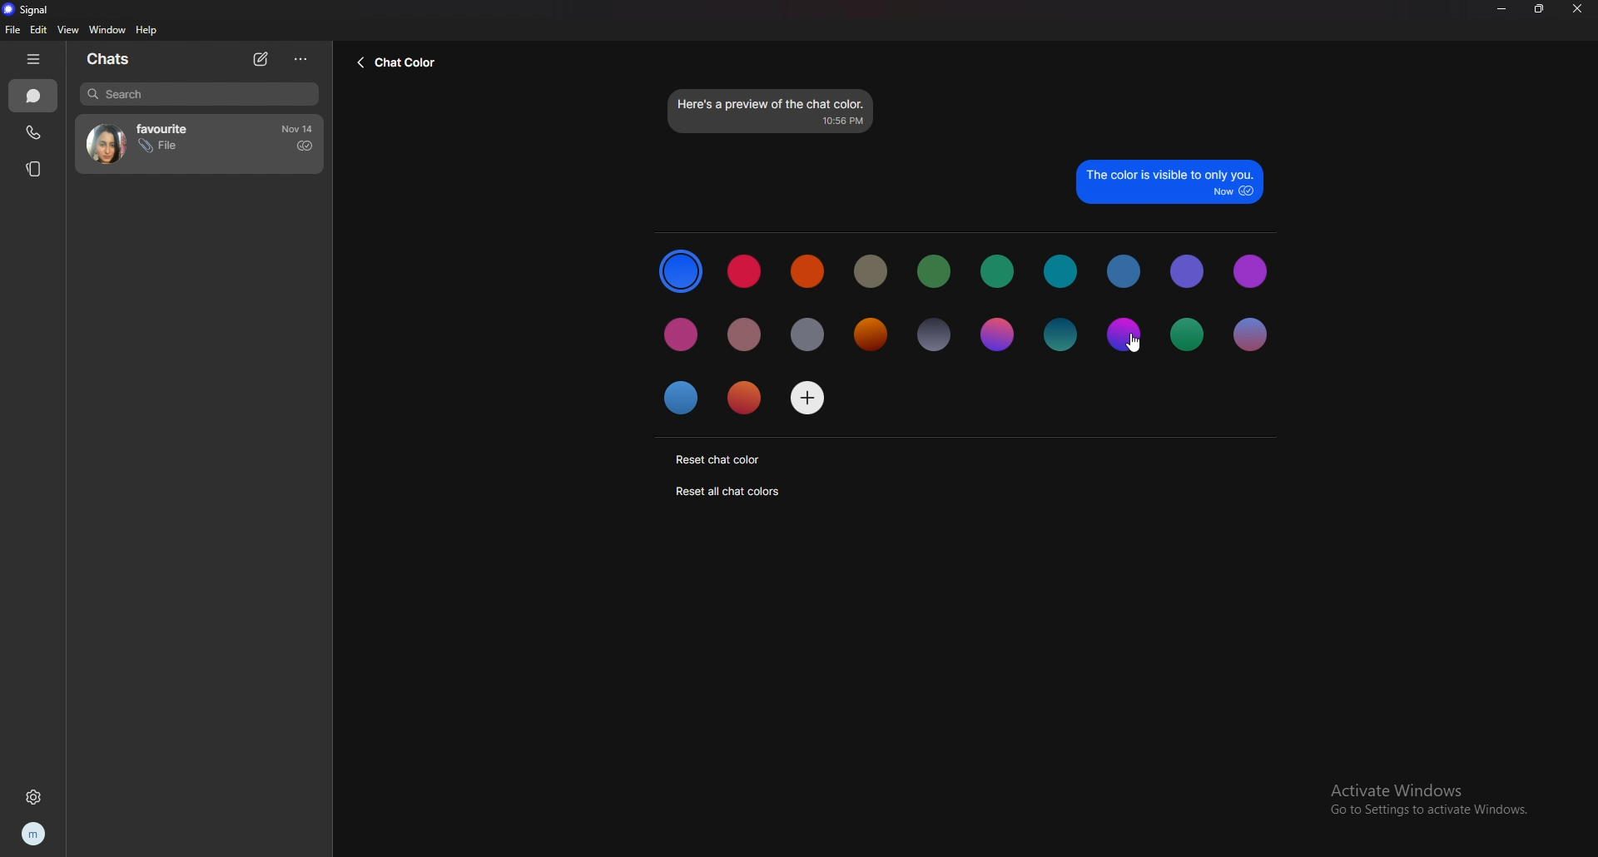 This screenshot has width=1598, height=857. I want to click on color, so click(997, 272).